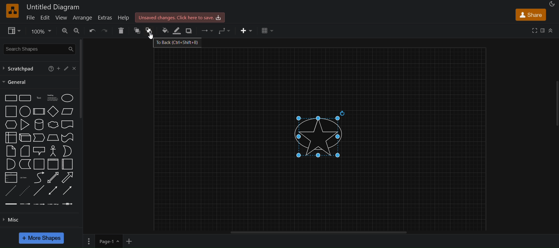  Describe the element at coordinates (53, 164) in the screenshot. I see `container` at that location.